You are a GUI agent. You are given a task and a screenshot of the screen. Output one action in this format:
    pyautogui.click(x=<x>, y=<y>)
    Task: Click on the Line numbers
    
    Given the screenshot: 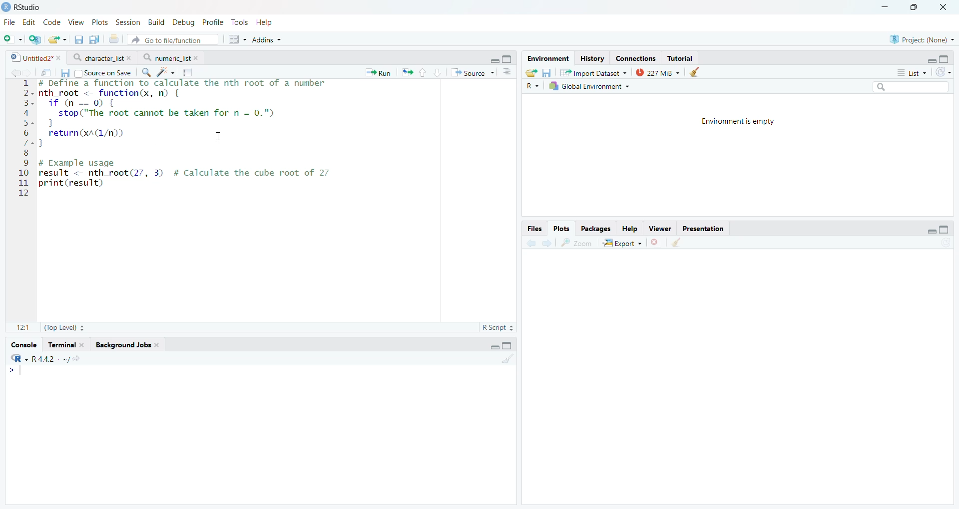 What is the action you would take?
    pyautogui.click(x=26, y=137)
    